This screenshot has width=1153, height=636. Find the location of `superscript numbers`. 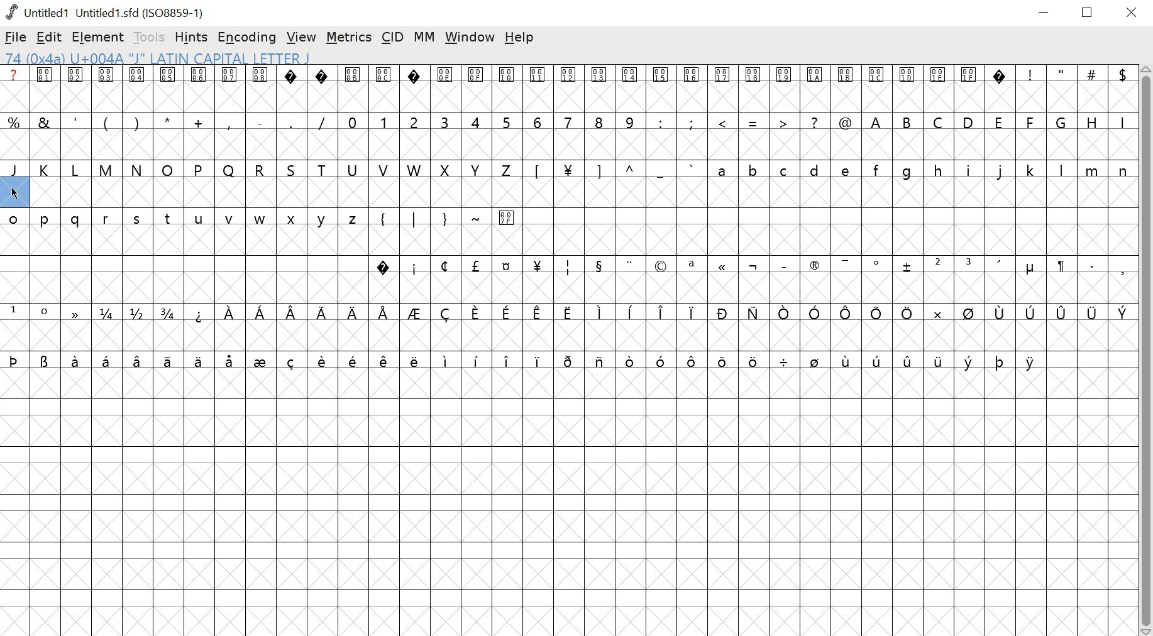

superscript numbers is located at coordinates (30, 311).